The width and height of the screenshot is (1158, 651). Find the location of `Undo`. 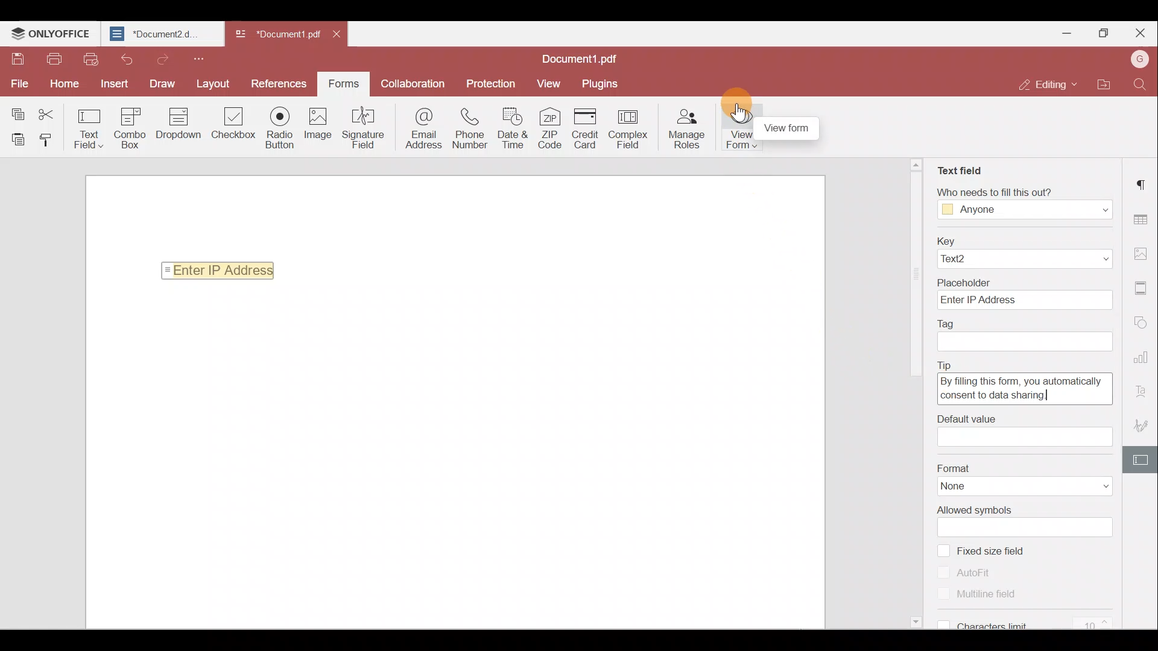

Undo is located at coordinates (124, 58).